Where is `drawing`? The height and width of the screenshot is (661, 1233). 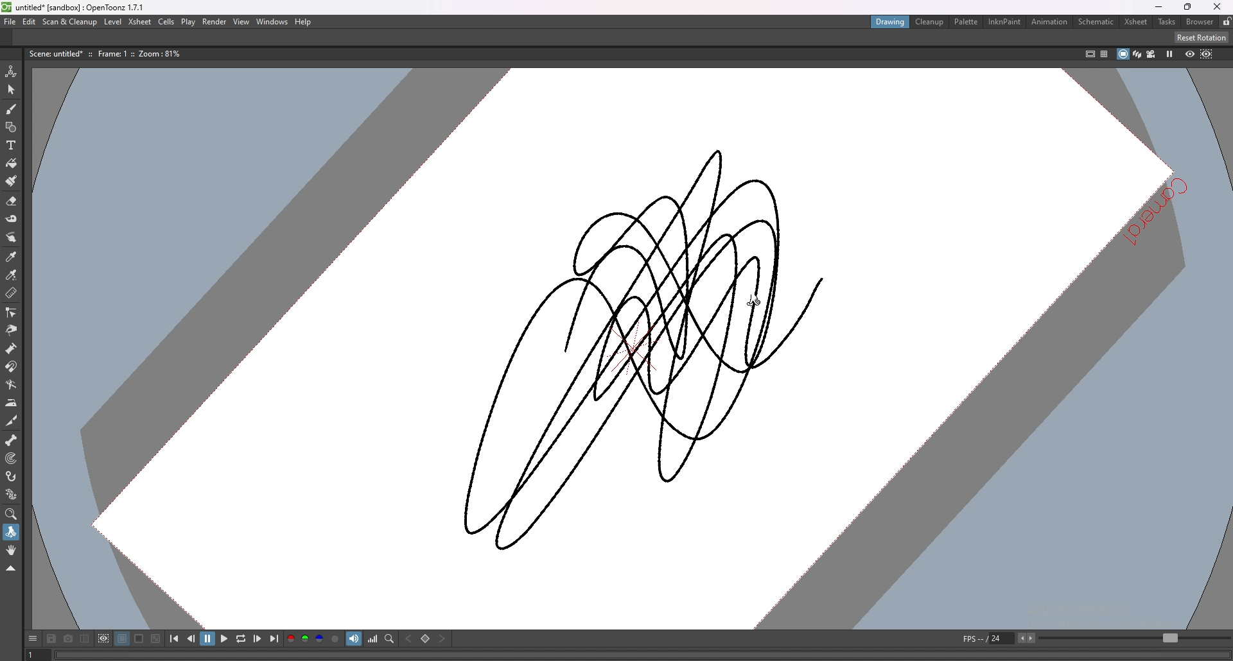 drawing is located at coordinates (889, 22).